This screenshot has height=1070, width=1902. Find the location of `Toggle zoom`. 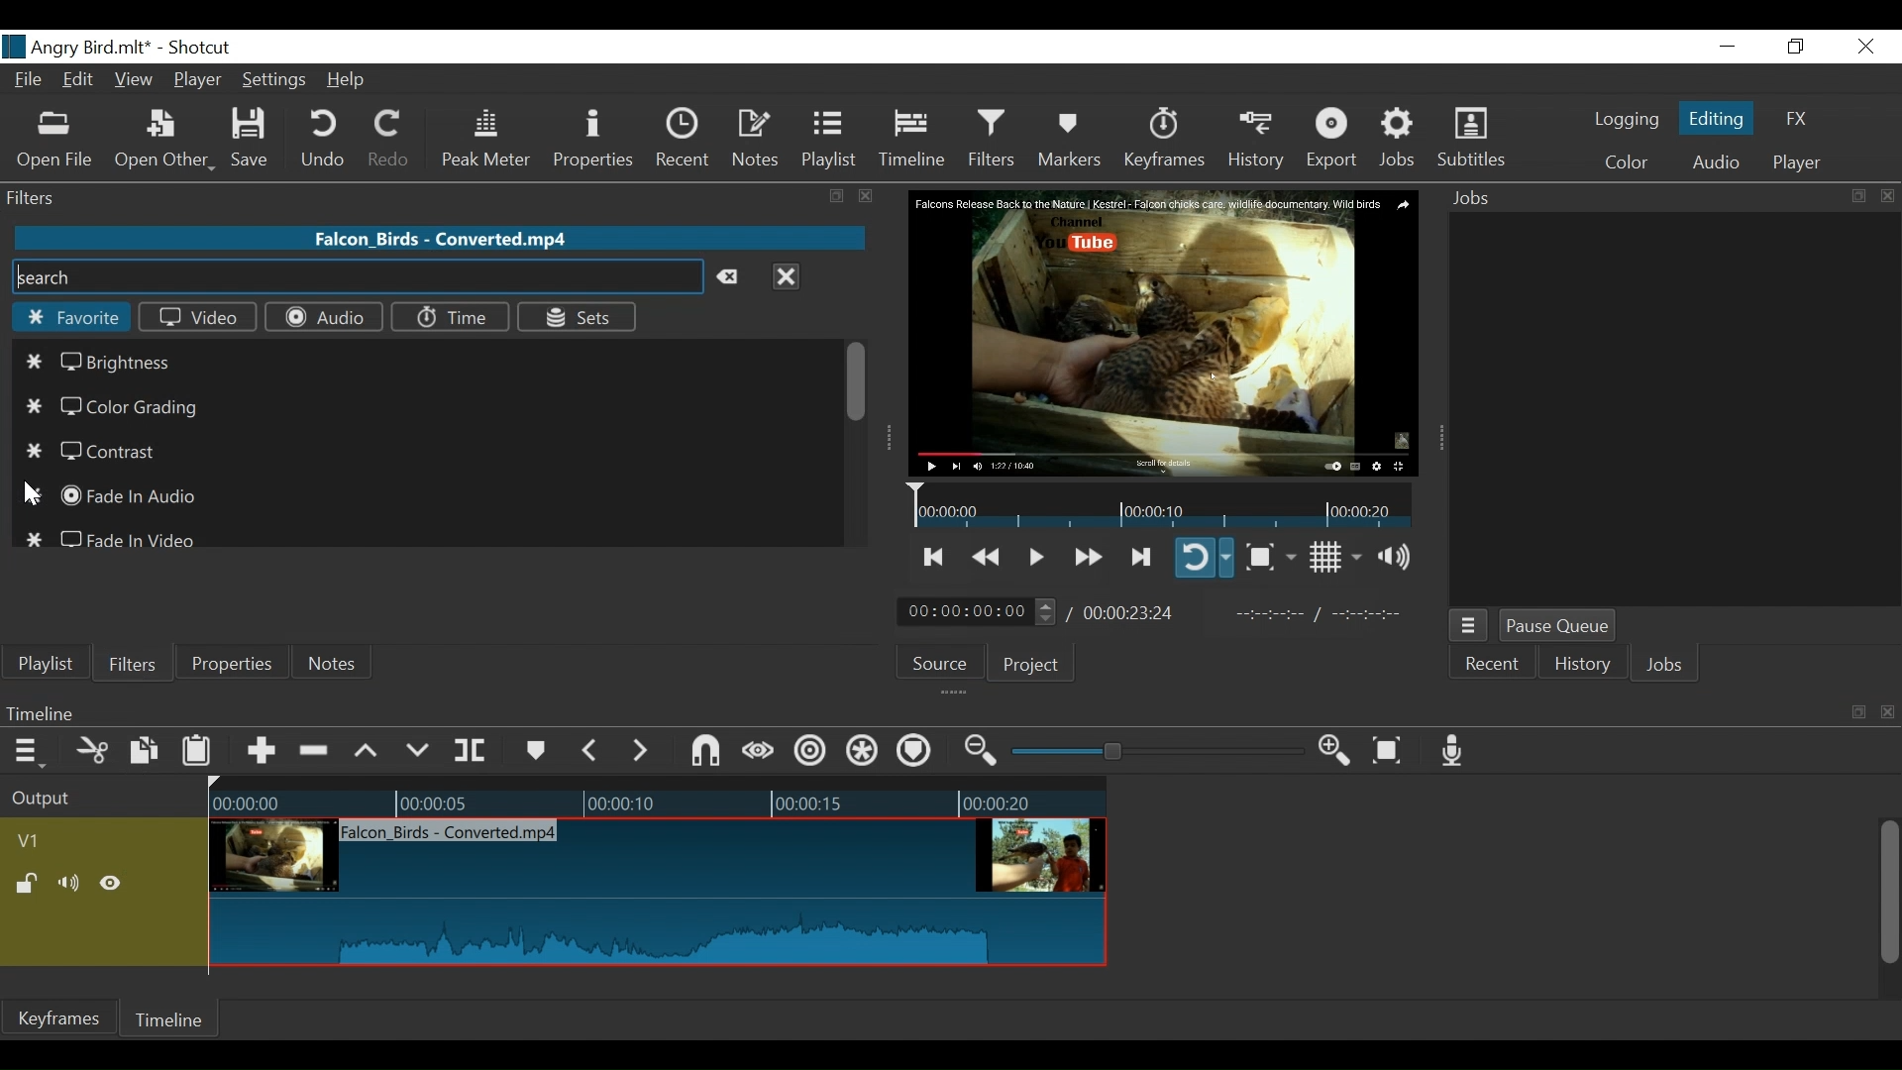

Toggle zoom is located at coordinates (1270, 557).